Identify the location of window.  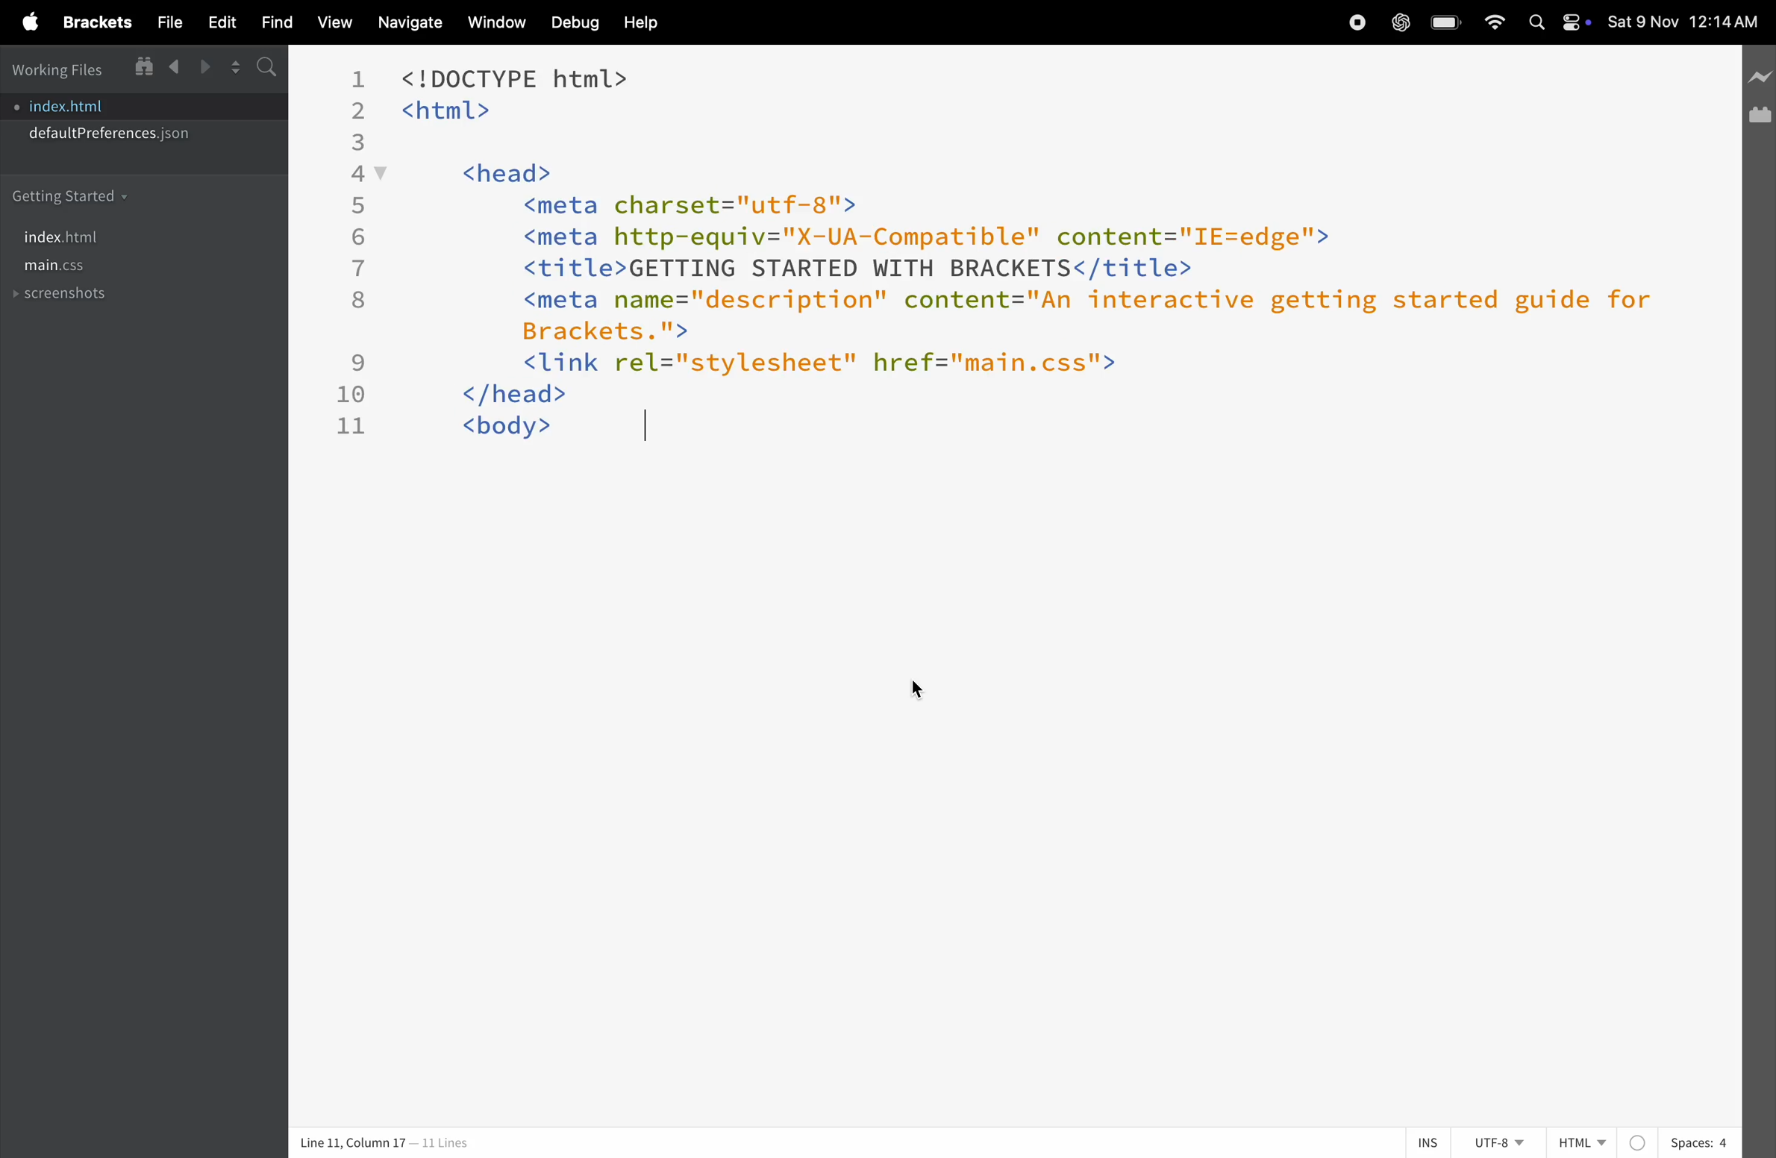
(146, 68).